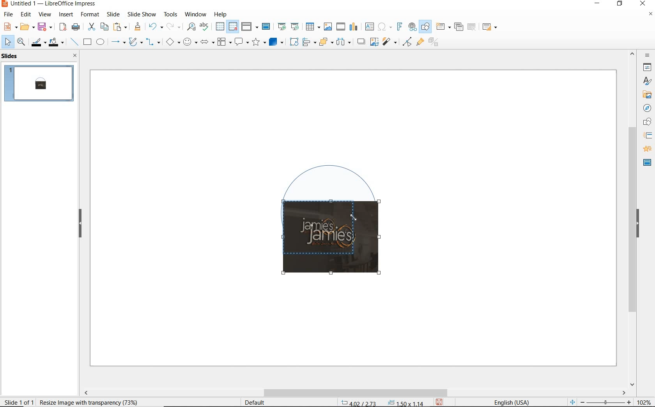 This screenshot has width=655, height=407. Describe the element at coordinates (646, 94) in the screenshot. I see `gallery` at that location.